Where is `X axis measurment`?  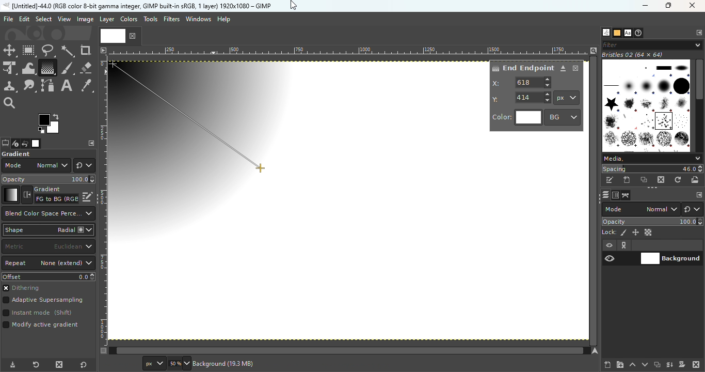
X axis measurment is located at coordinates (522, 82).